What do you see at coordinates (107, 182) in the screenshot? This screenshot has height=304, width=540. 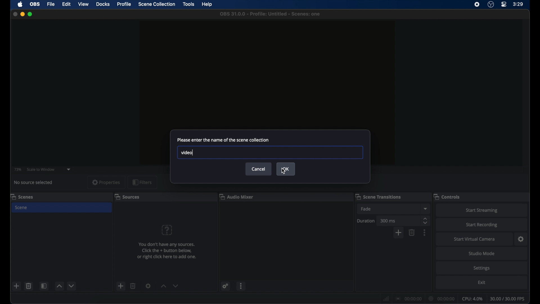 I see `properties` at bounding box center [107, 182].